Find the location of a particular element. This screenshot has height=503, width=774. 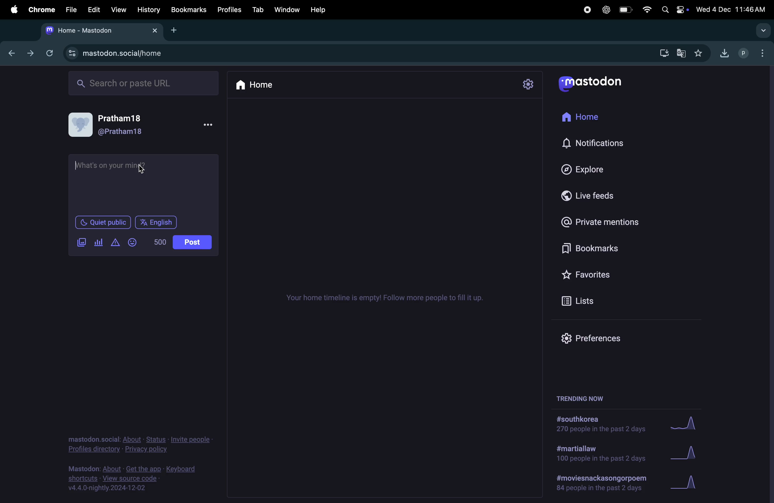

battery is located at coordinates (625, 9).